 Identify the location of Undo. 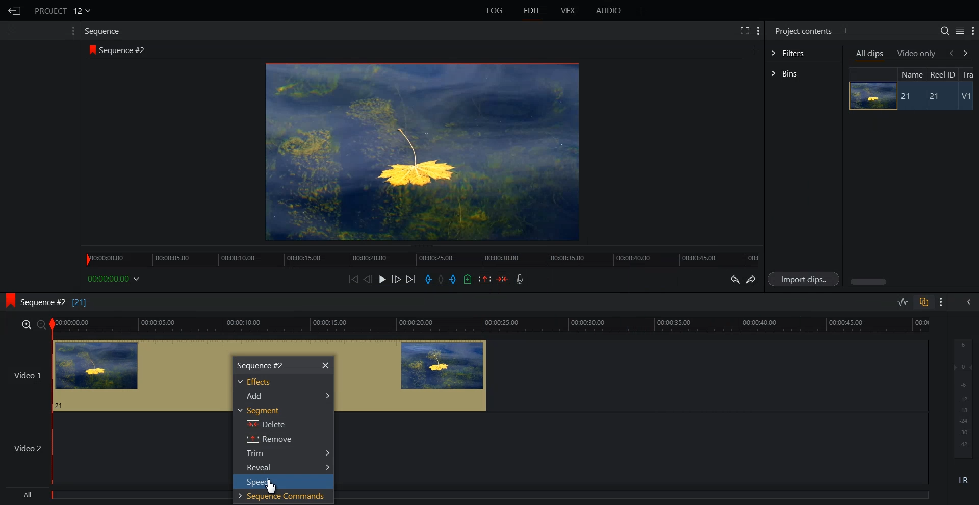
(733, 280).